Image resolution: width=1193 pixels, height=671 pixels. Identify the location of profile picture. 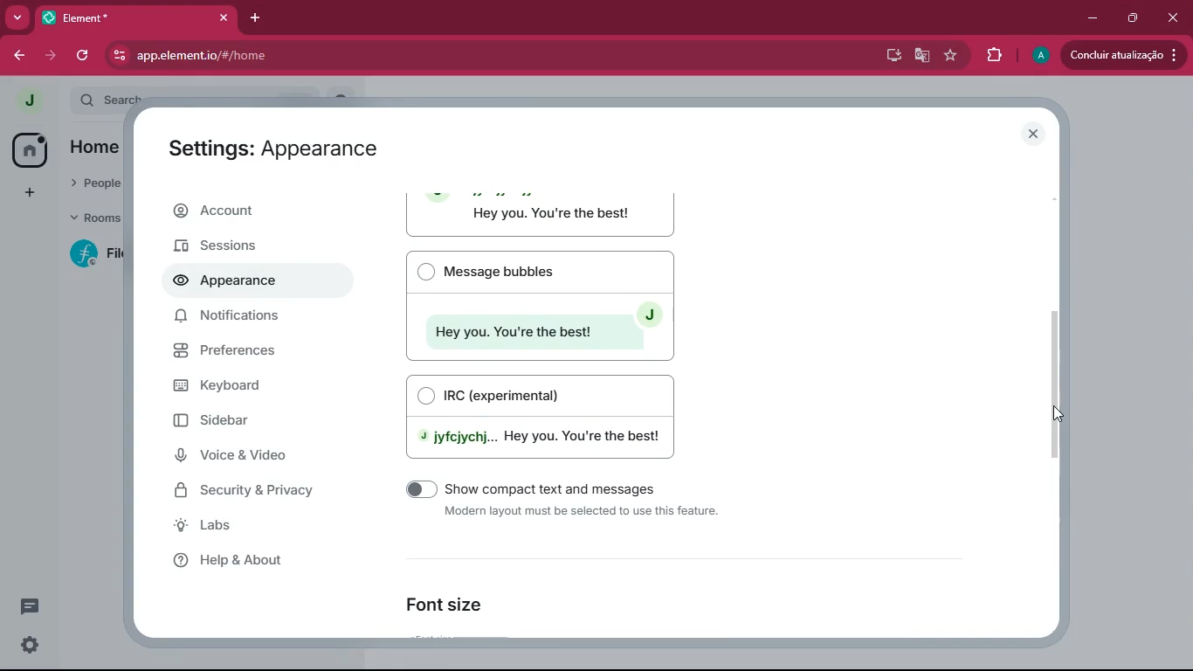
(27, 100).